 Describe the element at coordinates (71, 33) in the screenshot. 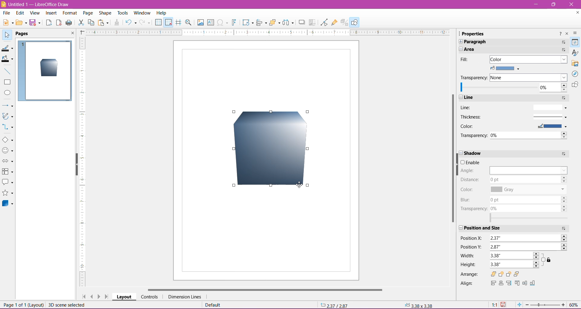

I see `Close Pane` at that location.